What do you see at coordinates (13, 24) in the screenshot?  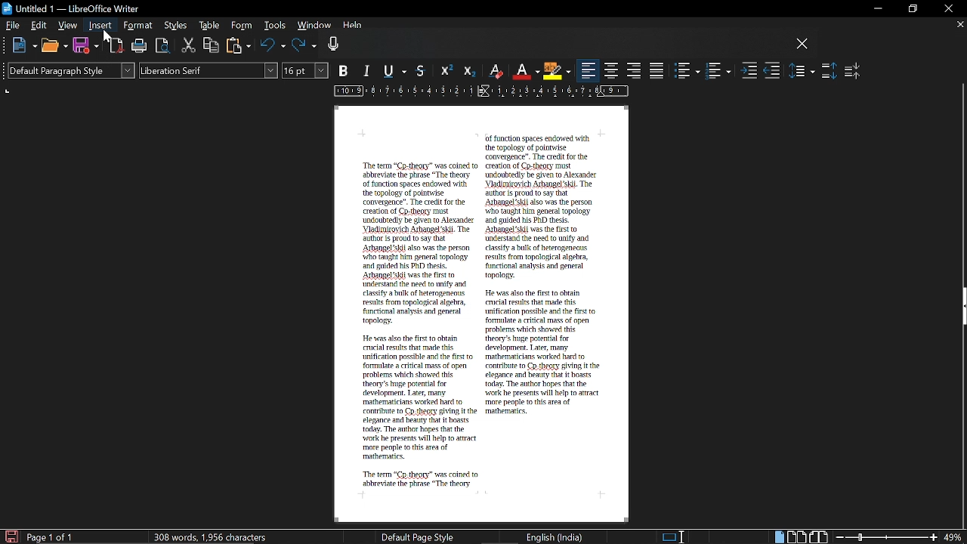 I see `File` at bounding box center [13, 24].